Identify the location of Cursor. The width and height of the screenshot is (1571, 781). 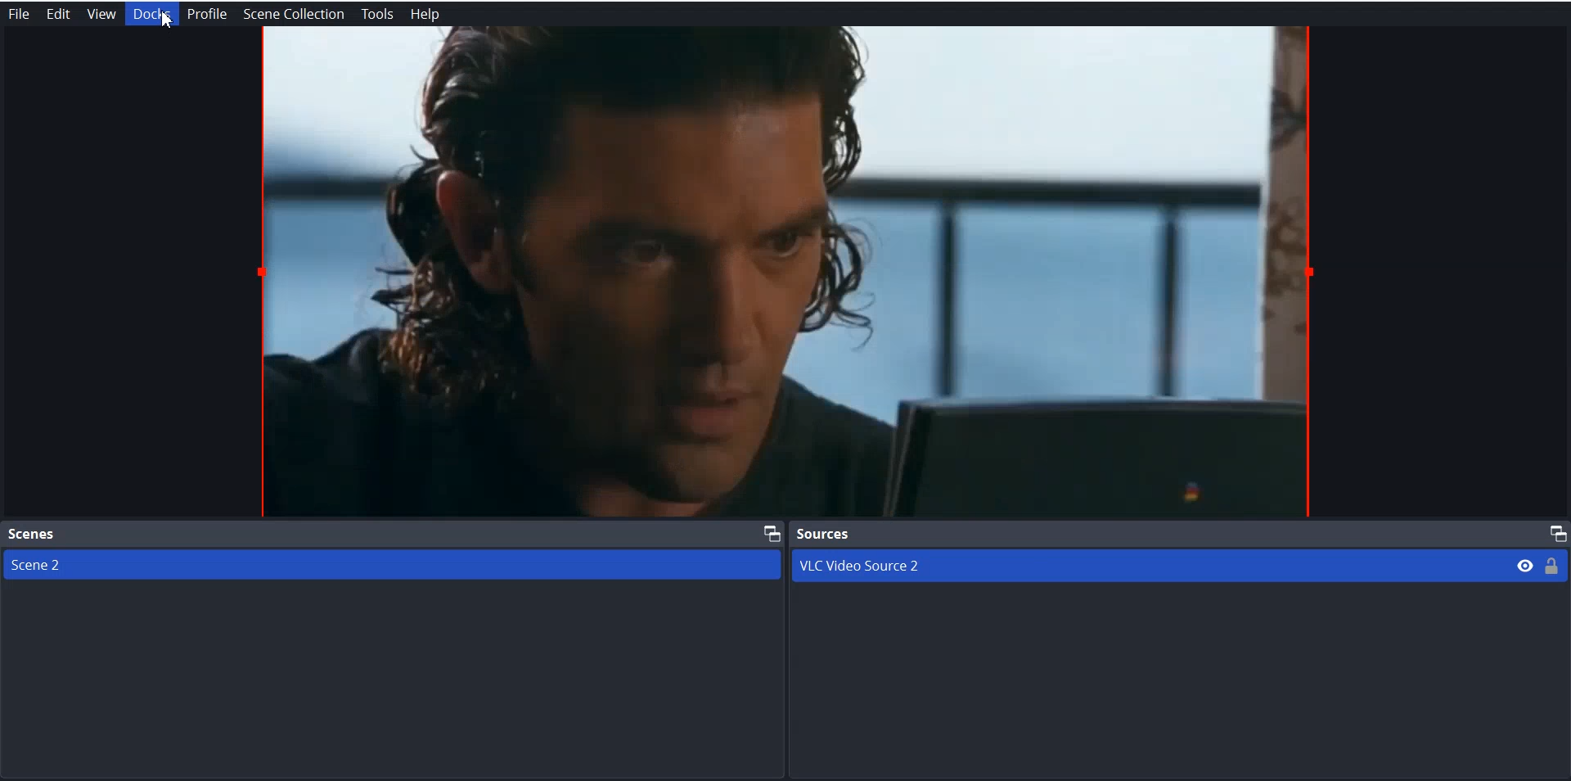
(171, 22).